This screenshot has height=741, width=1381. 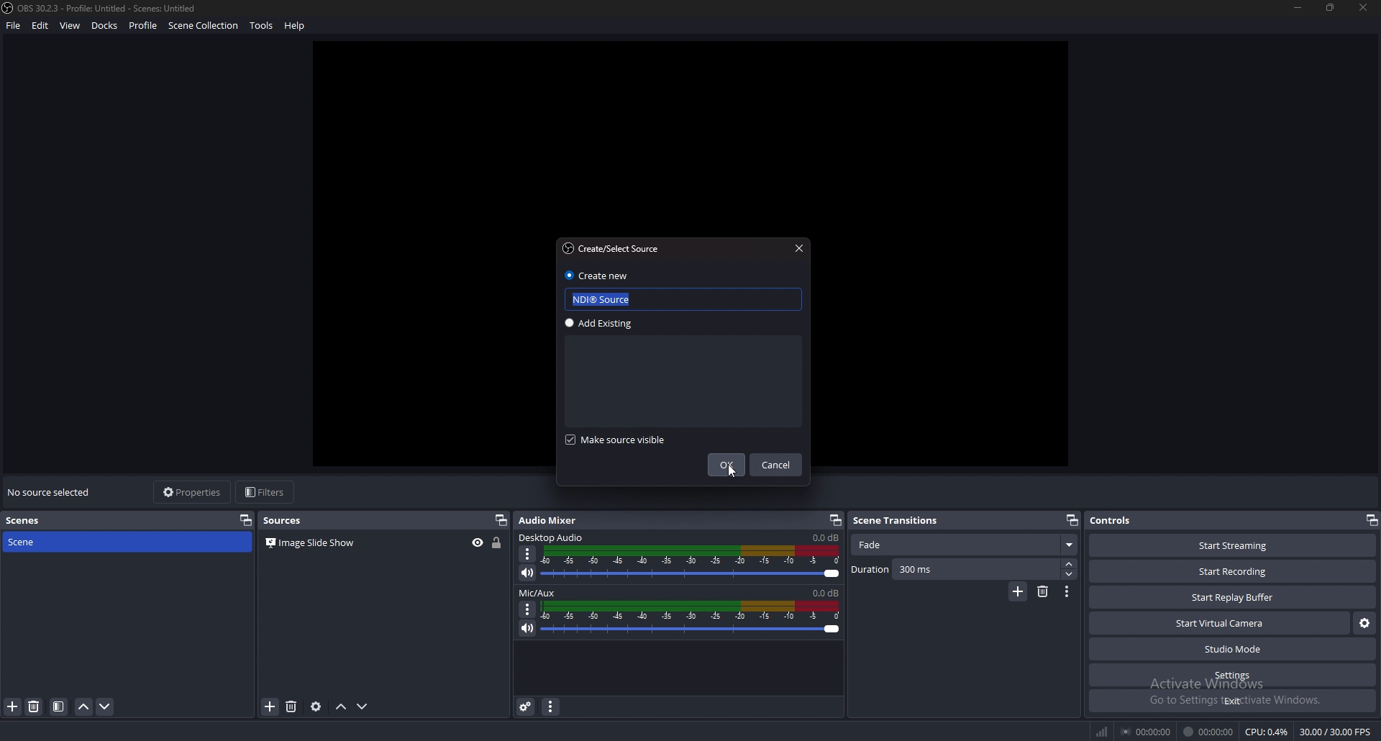 What do you see at coordinates (1233, 546) in the screenshot?
I see `start streaming` at bounding box center [1233, 546].